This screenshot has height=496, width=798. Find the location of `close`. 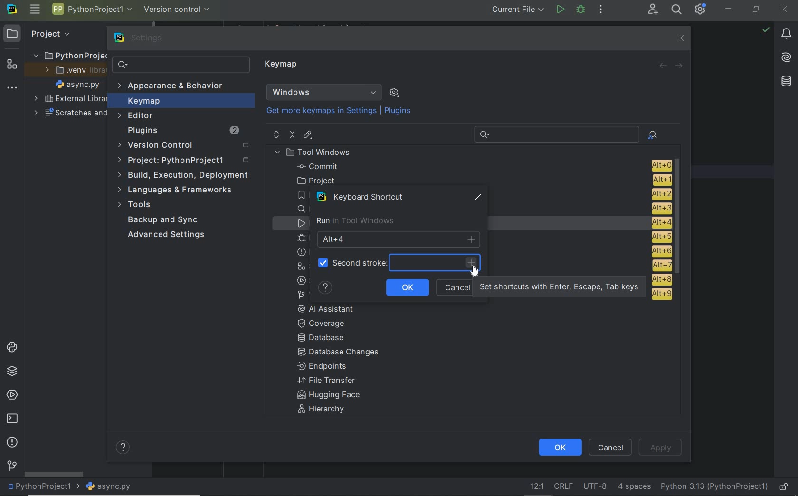

close is located at coordinates (479, 200).